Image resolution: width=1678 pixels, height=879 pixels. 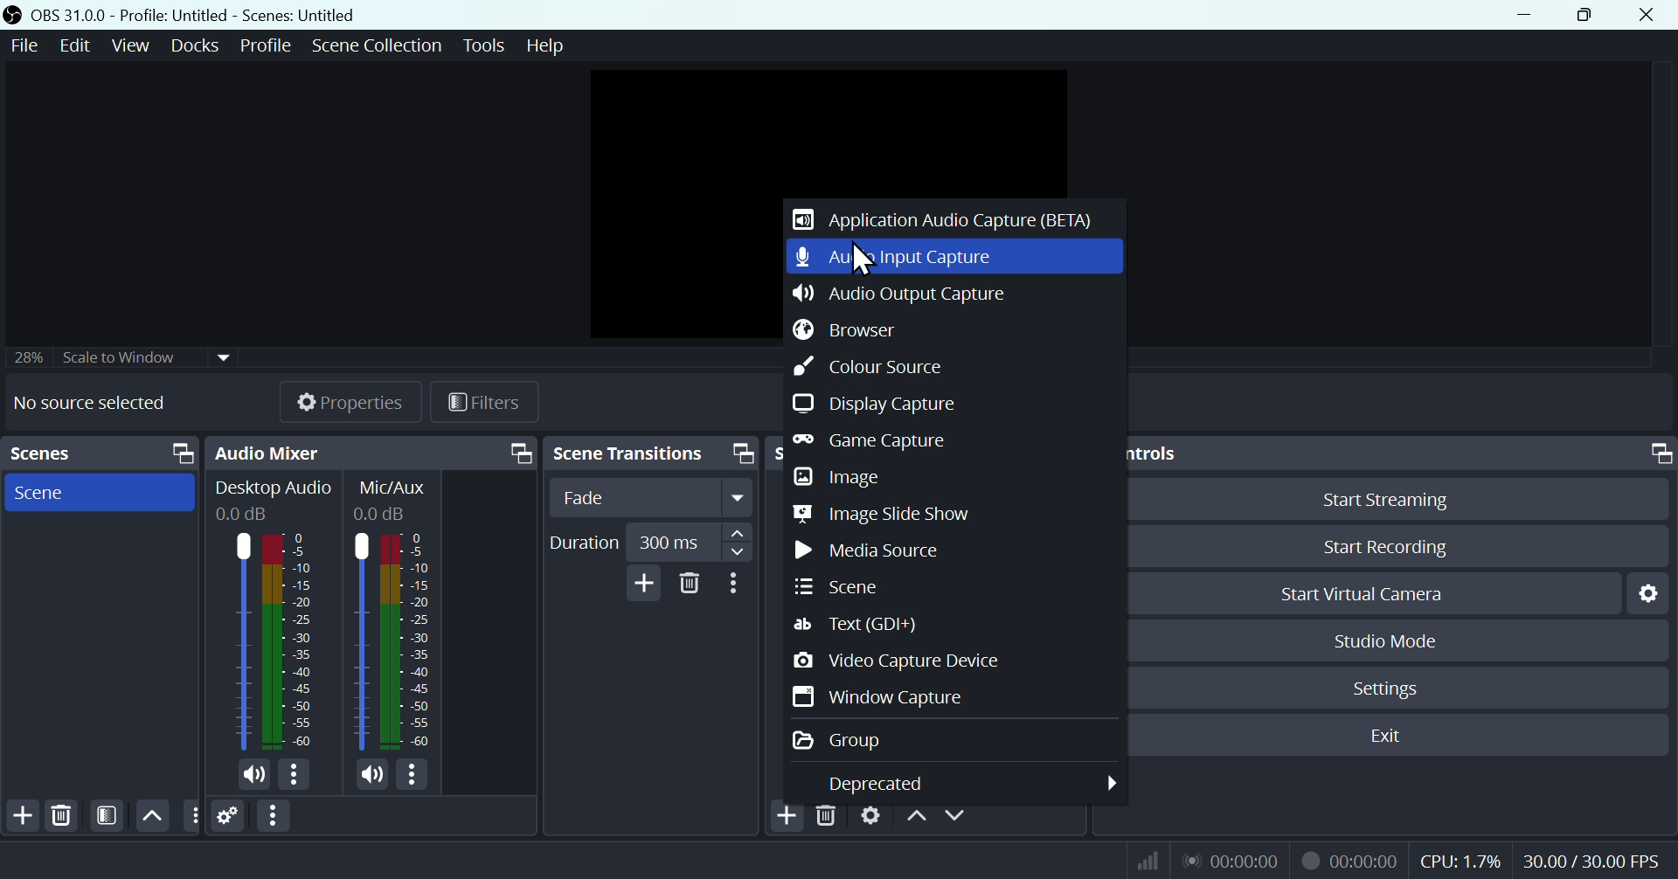 I want to click on Window capture, so click(x=901, y=701).